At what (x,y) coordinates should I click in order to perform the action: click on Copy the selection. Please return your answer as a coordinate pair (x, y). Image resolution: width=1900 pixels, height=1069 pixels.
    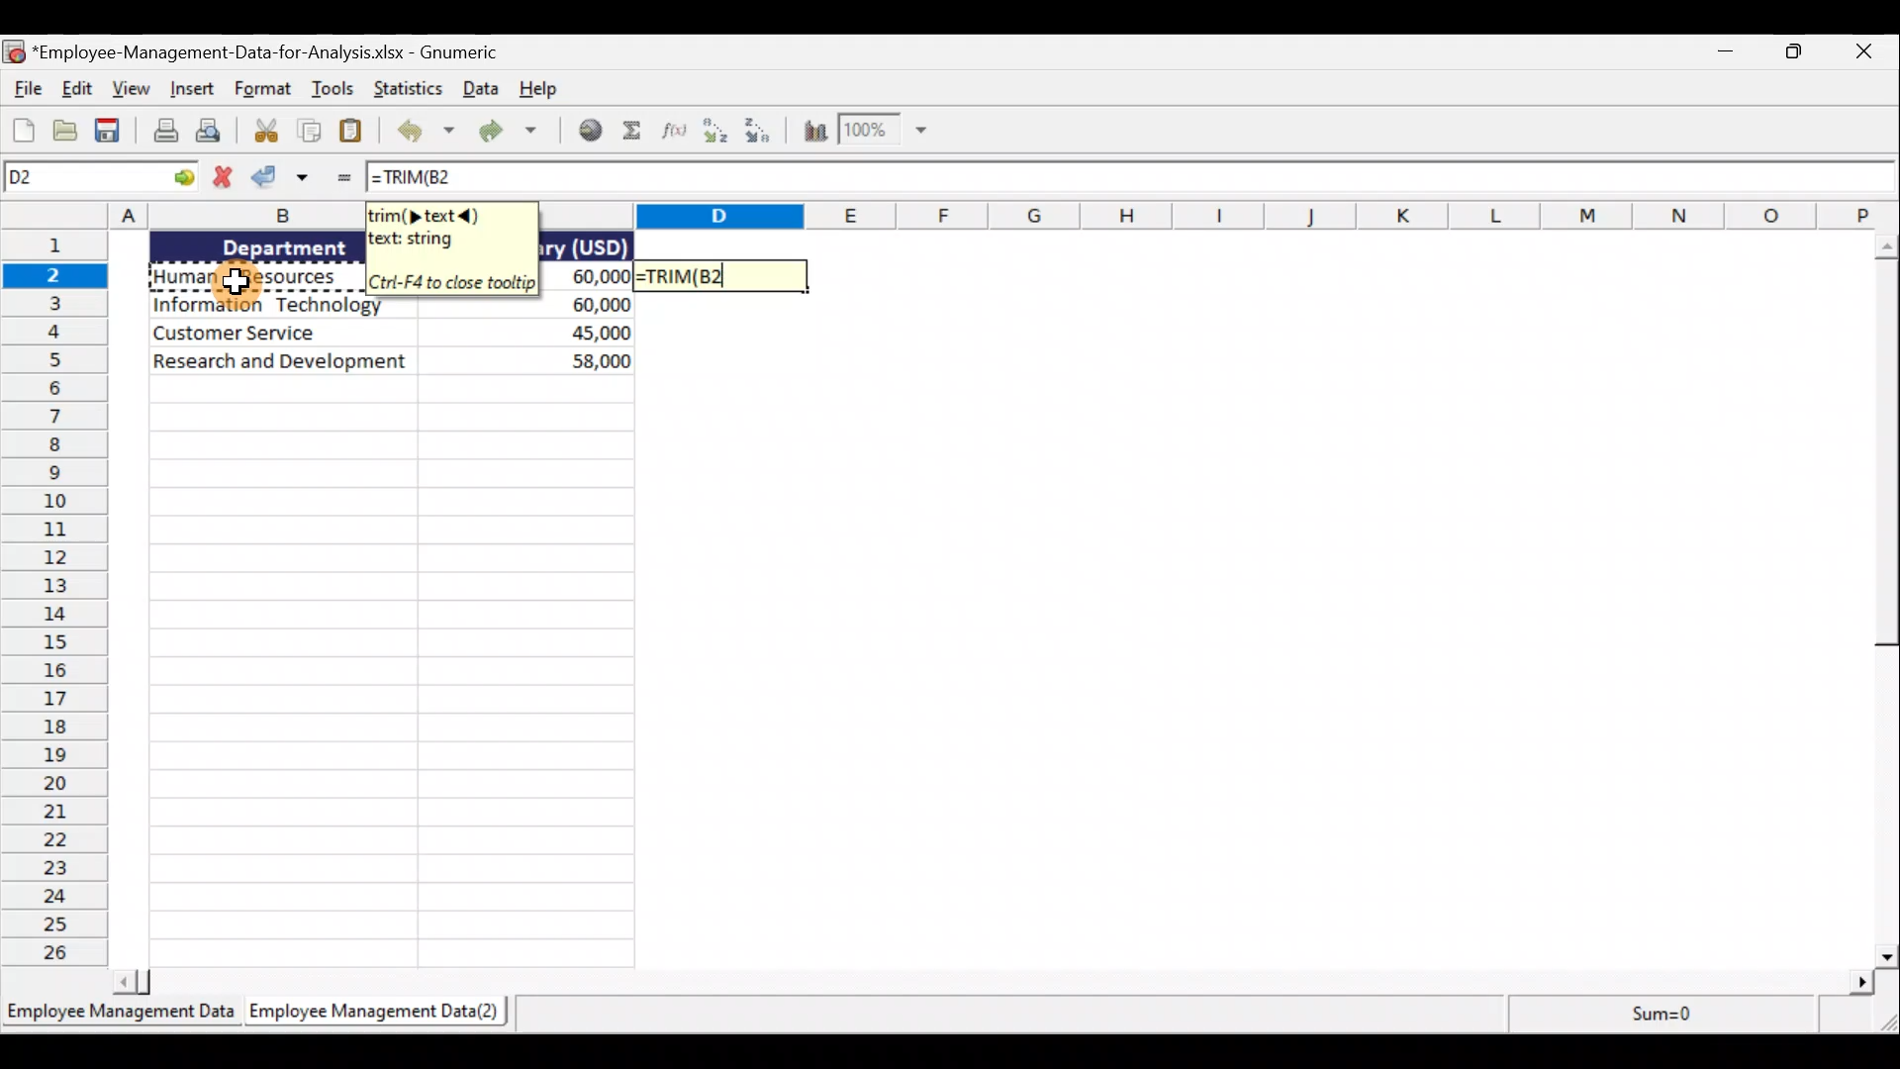
    Looking at the image, I should click on (311, 131).